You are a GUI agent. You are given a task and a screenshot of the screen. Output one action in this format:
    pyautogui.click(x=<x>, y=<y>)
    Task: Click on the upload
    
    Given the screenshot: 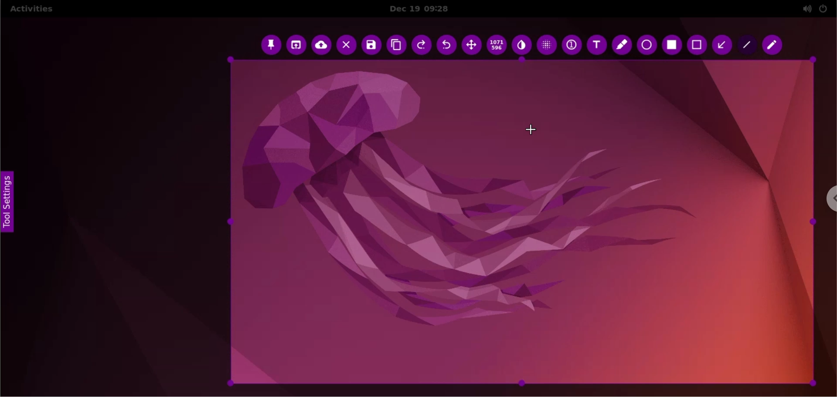 What is the action you would take?
    pyautogui.click(x=322, y=45)
    